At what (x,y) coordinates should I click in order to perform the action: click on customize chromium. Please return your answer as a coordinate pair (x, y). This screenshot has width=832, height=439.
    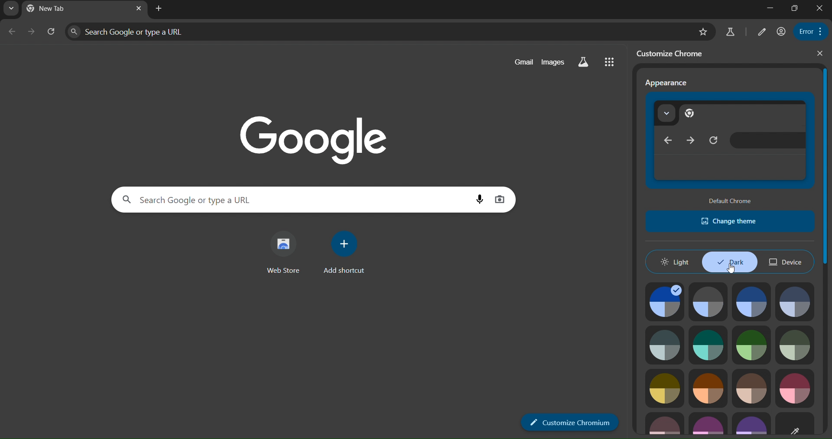
    Looking at the image, I should click on (570, 423).